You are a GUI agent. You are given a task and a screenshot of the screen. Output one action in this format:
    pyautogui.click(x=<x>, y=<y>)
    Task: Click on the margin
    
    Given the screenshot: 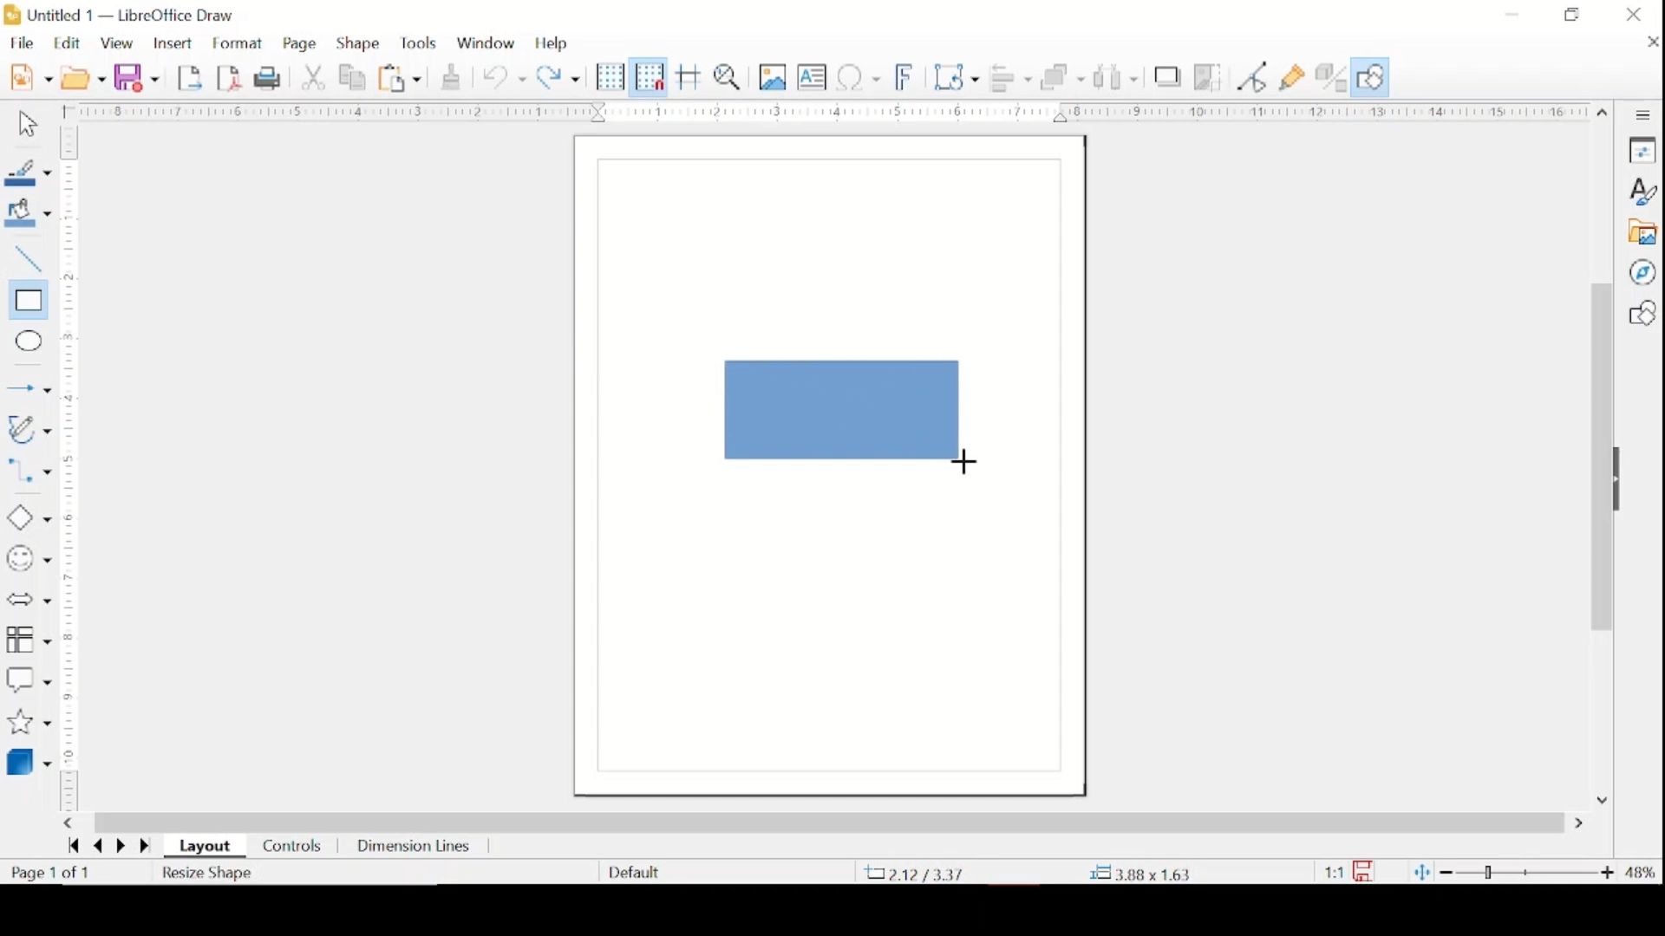 What is the action you would take?
    pyautogui.click(x=822, y=111)
    